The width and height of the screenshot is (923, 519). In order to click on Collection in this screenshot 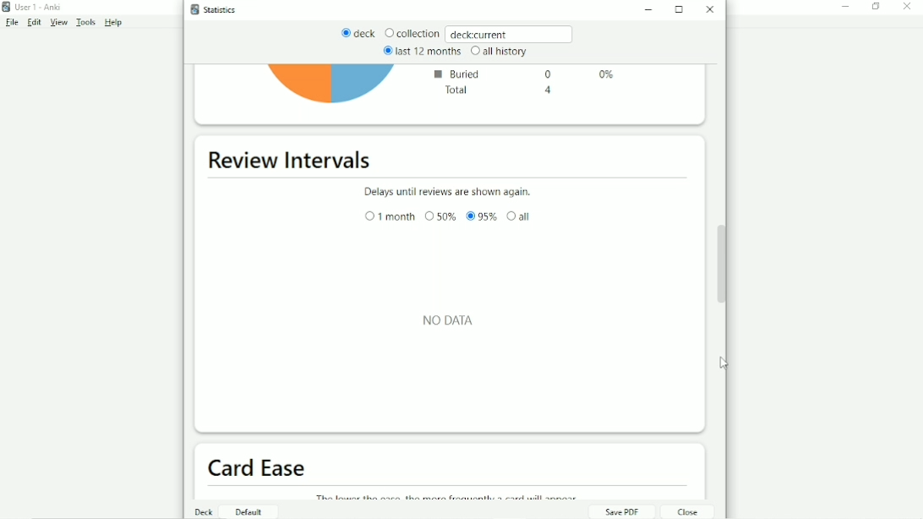, I will do `click(412, 34)`.